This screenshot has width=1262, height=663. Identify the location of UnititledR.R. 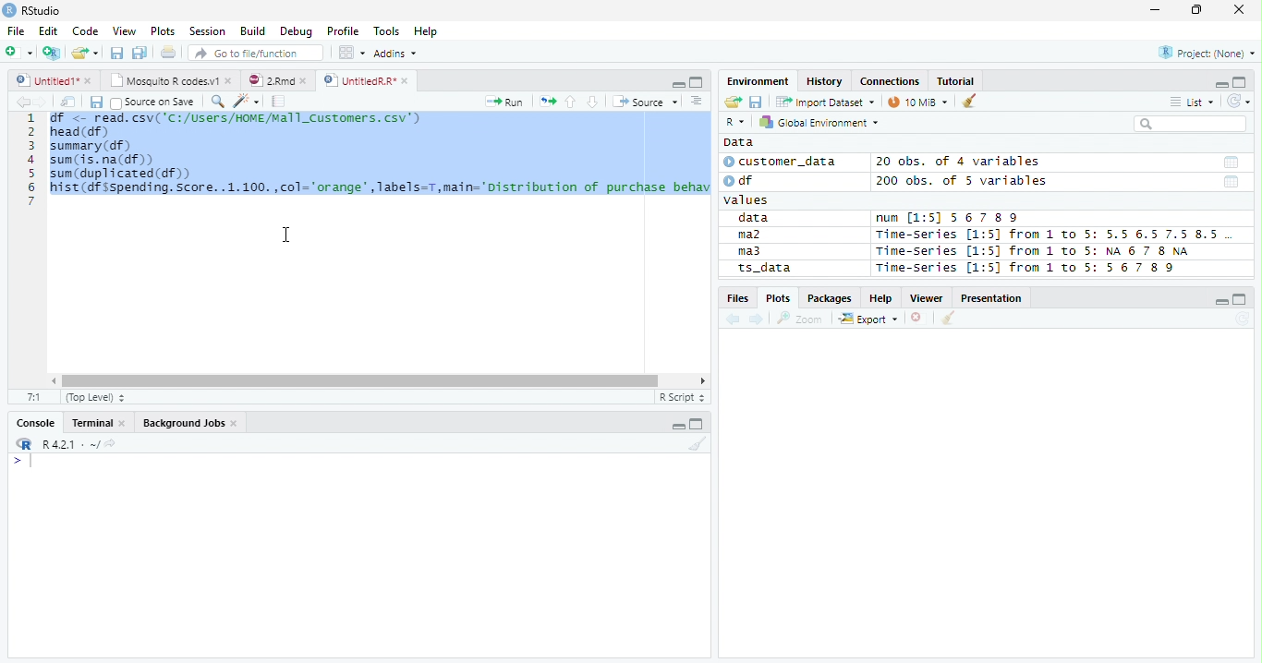
(368, 81).